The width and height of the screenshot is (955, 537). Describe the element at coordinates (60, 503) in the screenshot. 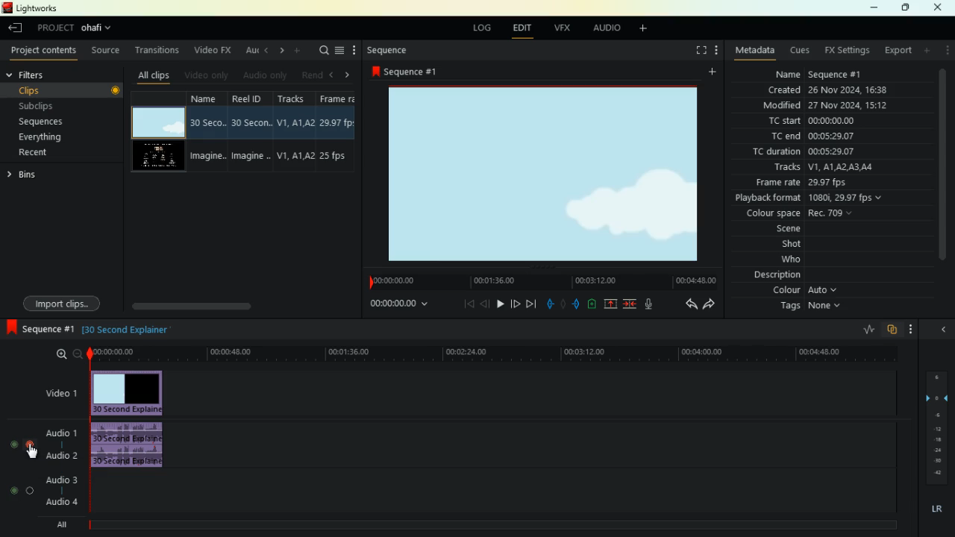

I see `audio 4` at that location.